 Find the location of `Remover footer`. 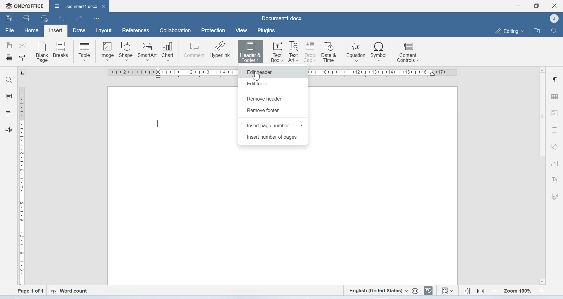

Remover footer is located at coordinates (264, 110).